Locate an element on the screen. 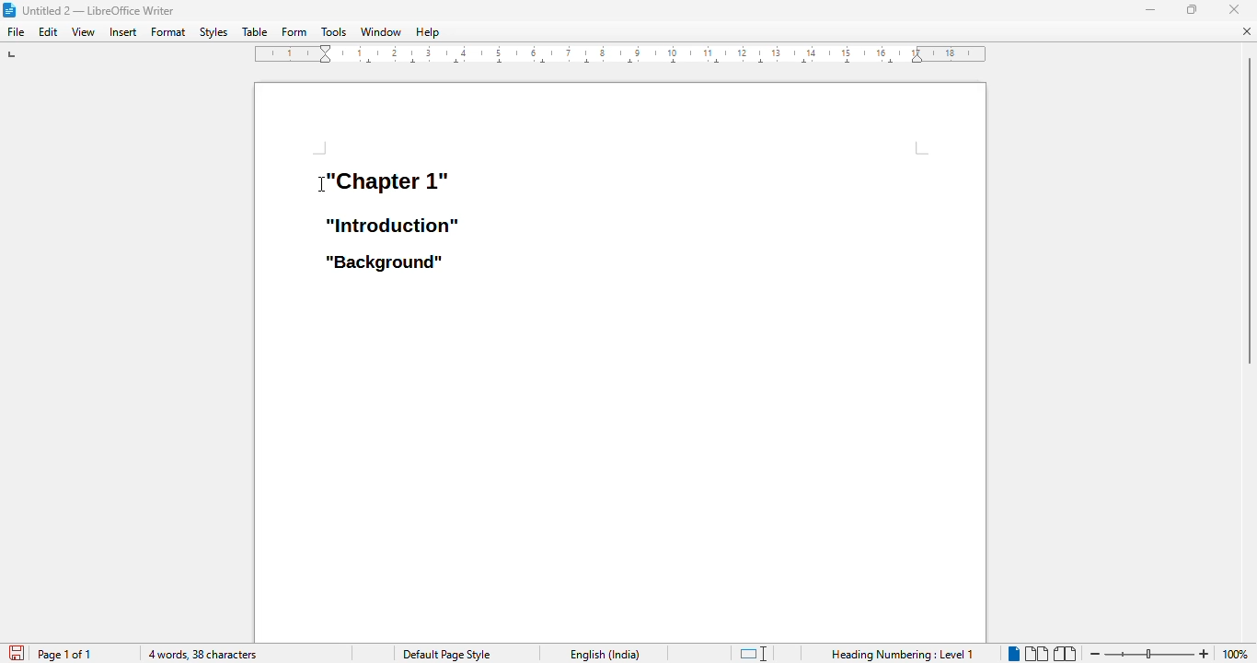 The width and height of the screenshot is (1257, 663). minimize is located at coordinates (1151, 10).